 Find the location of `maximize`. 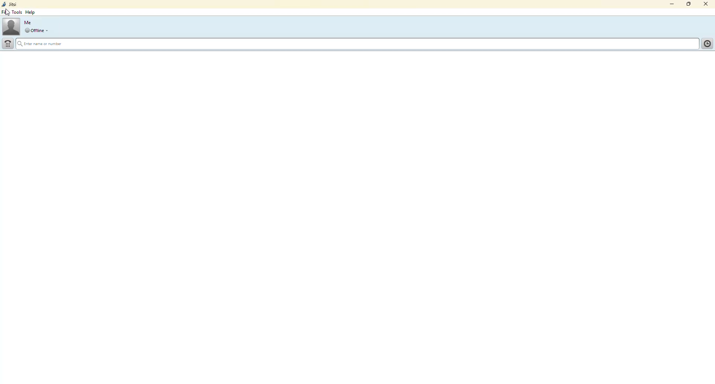

maximize is located at coordinates (687, 4).